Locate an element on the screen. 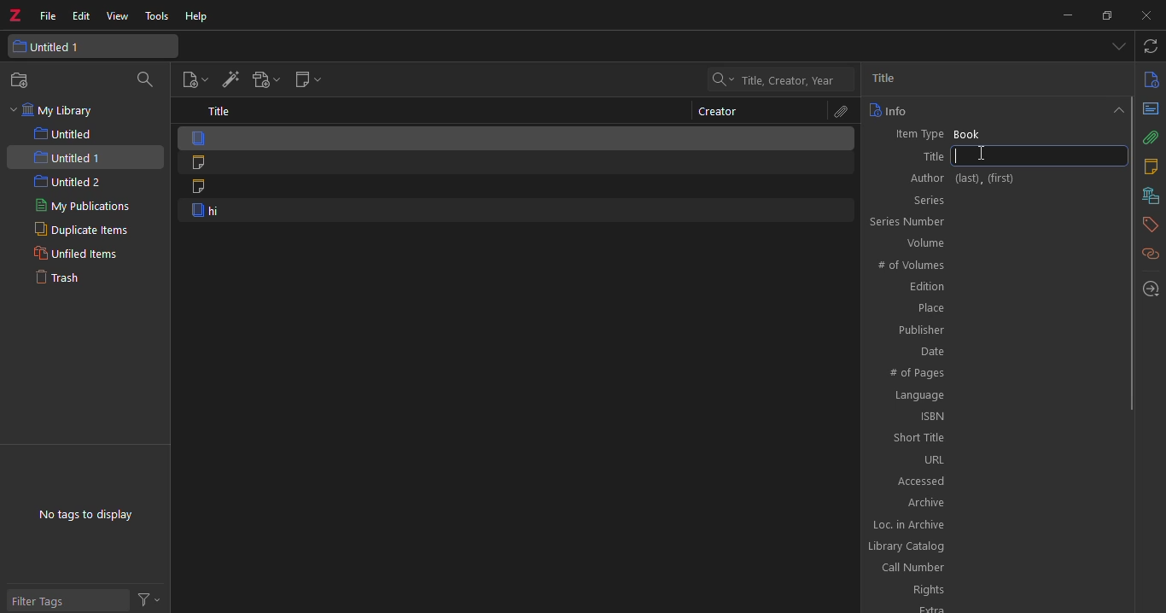 This screenshot has width=1166, height=613. untitled is located at coordinates (72, 134).